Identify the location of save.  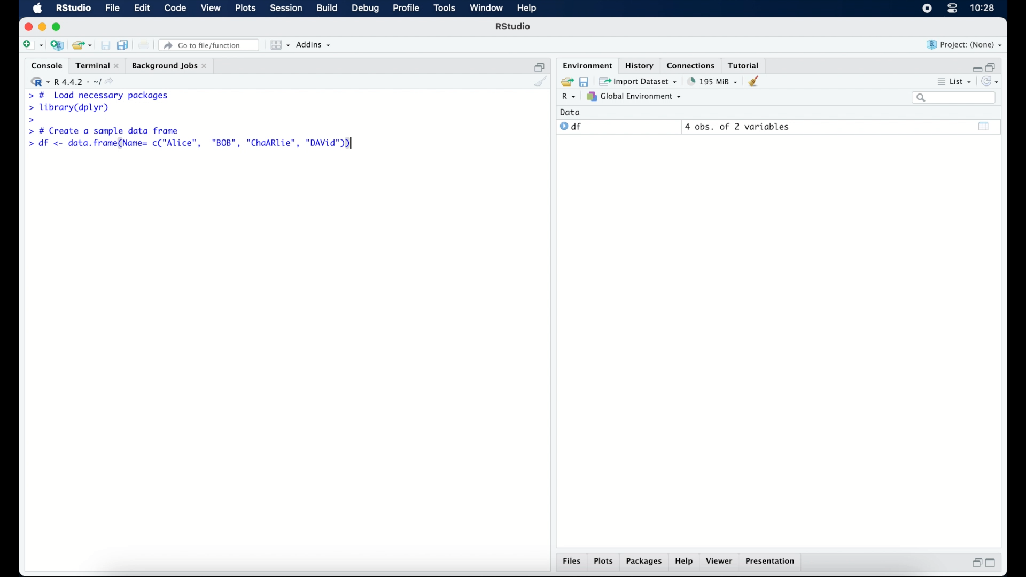
(105, 45).